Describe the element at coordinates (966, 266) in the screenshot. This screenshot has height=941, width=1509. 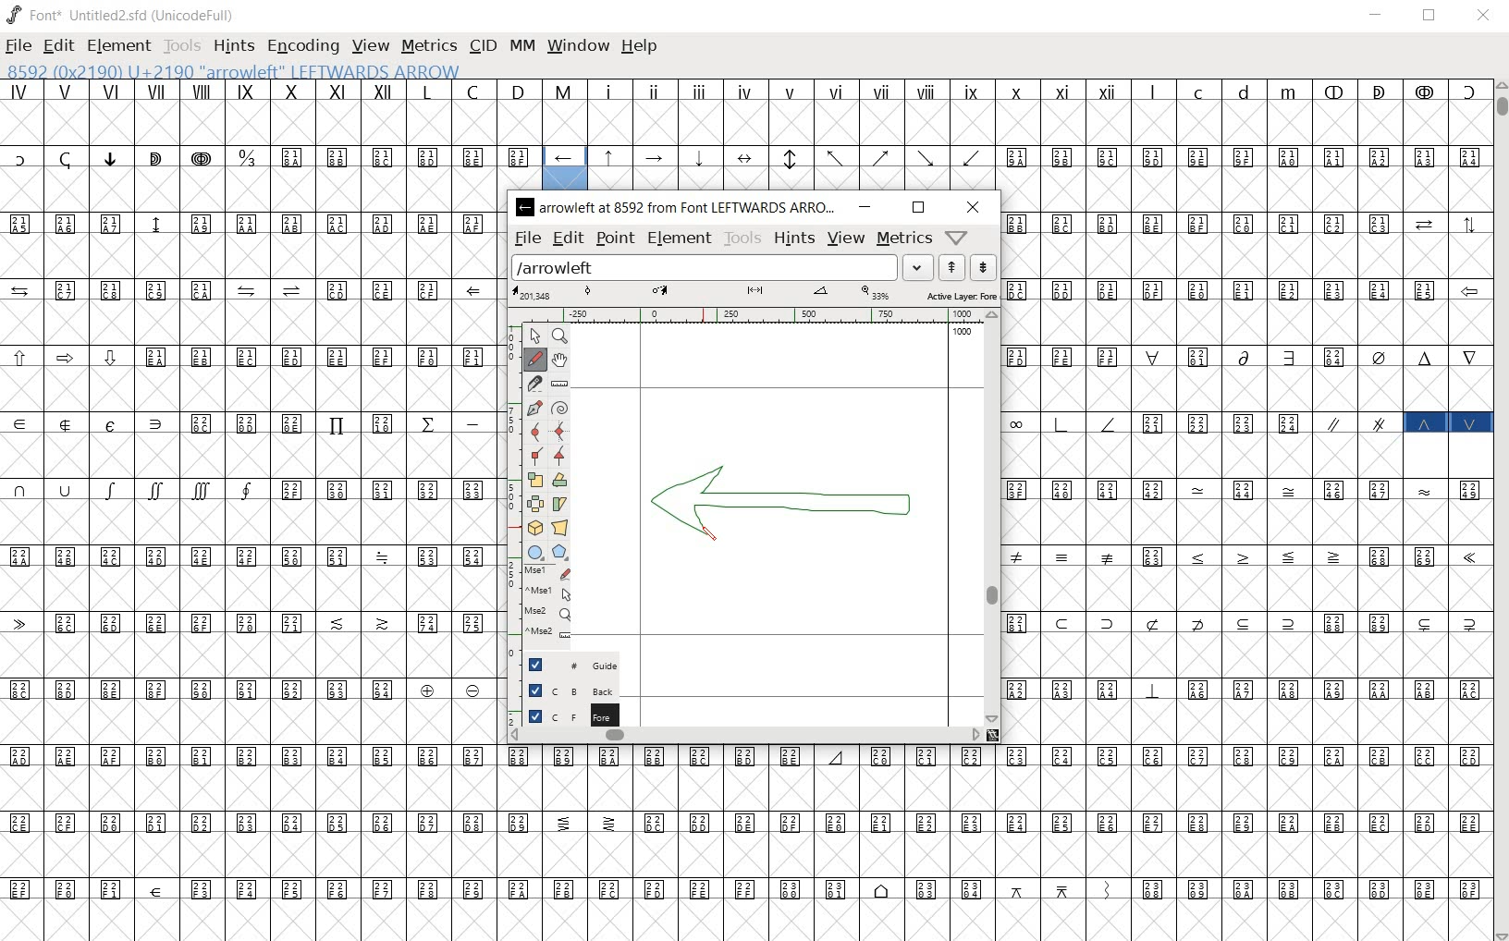
I see `show the next/previous word on the list` at that location.